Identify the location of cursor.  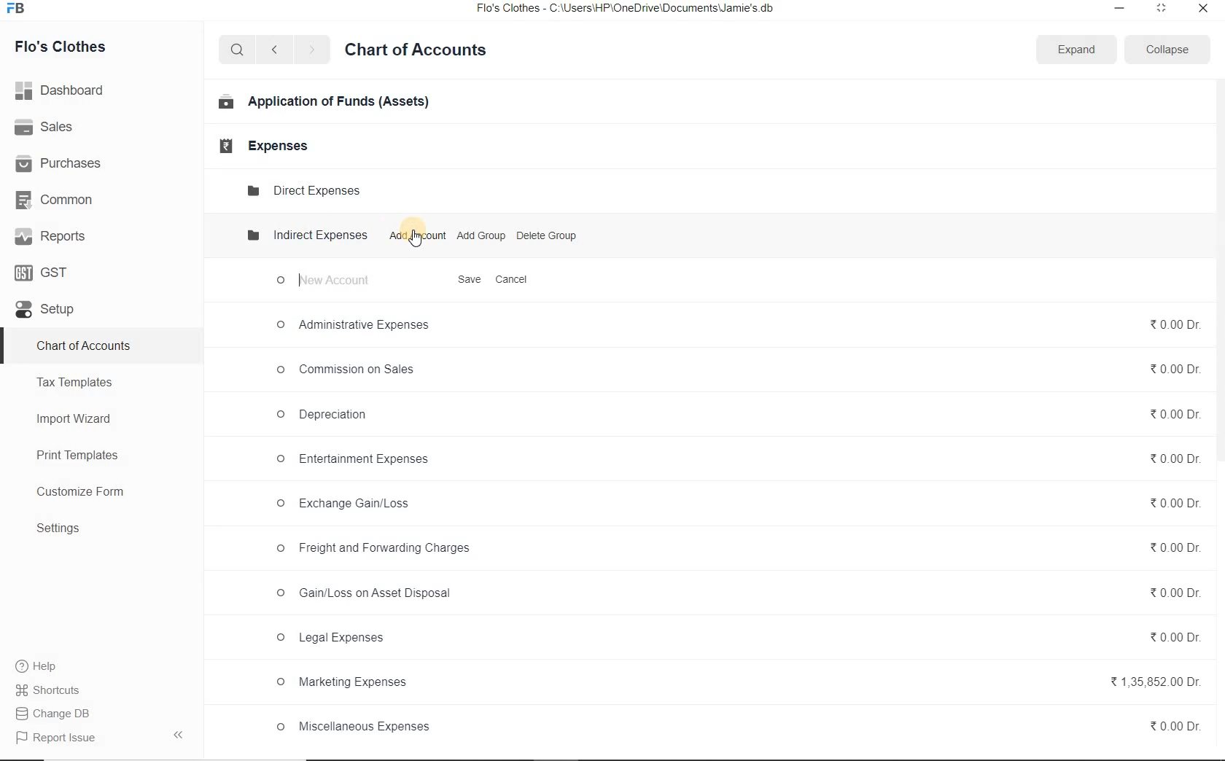
(416, 238).